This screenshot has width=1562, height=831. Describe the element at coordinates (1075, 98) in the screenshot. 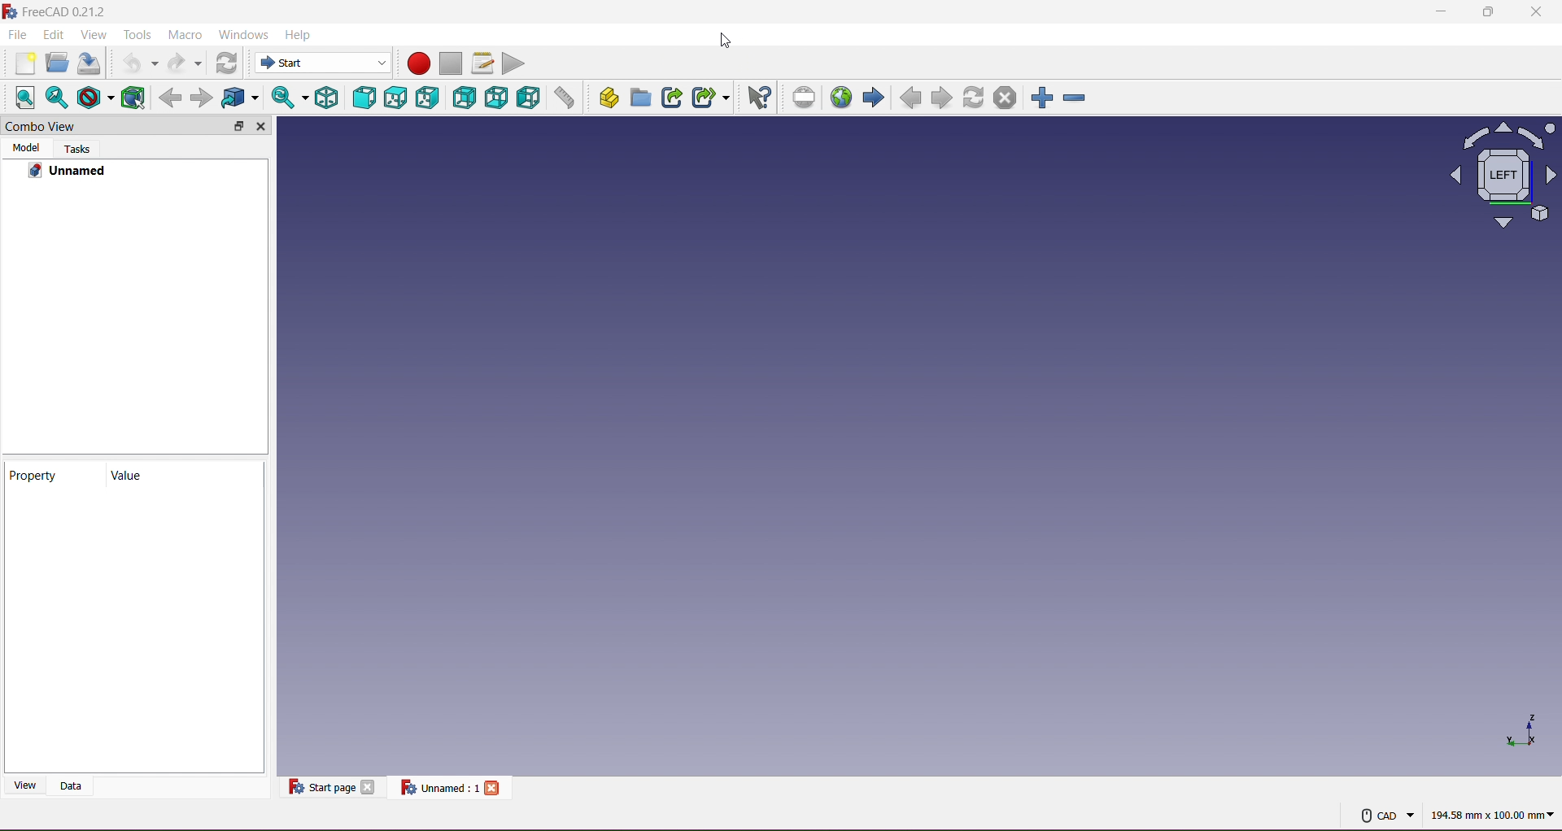

I see `Zoom out` at that location.